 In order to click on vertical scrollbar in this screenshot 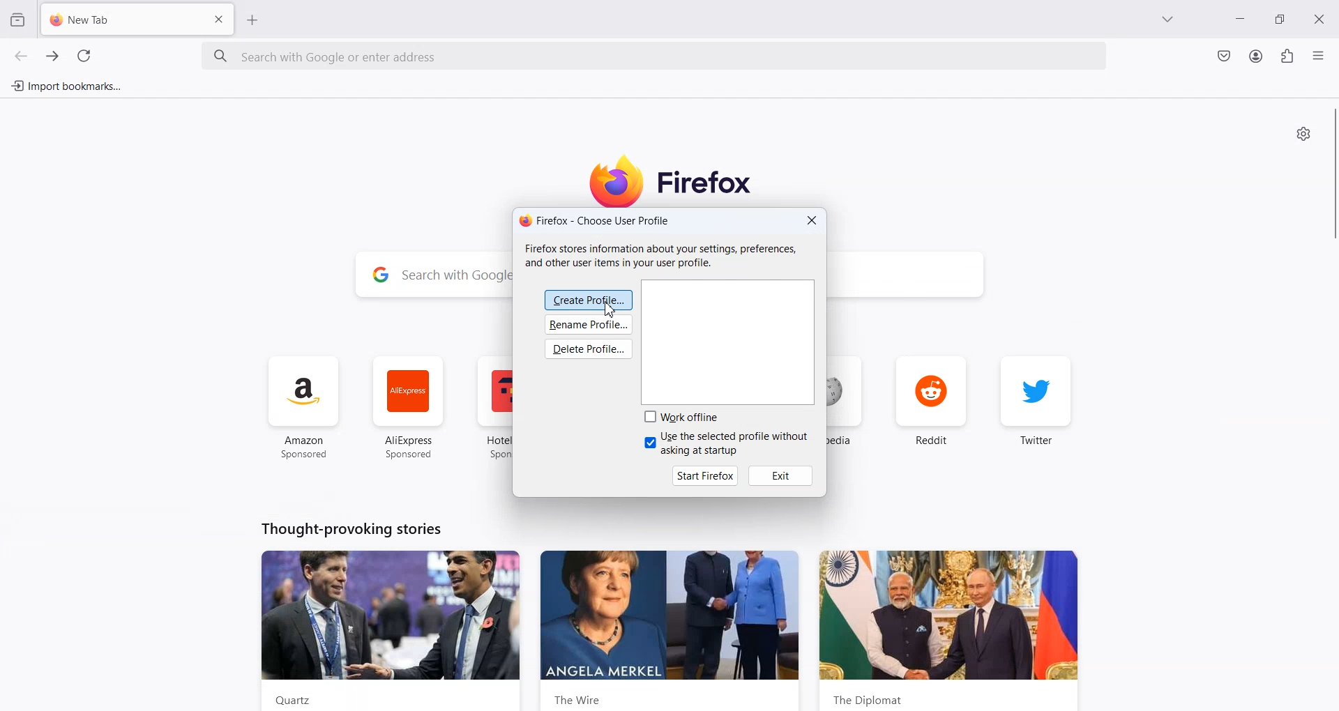, I will do `click(1331, 174)`.